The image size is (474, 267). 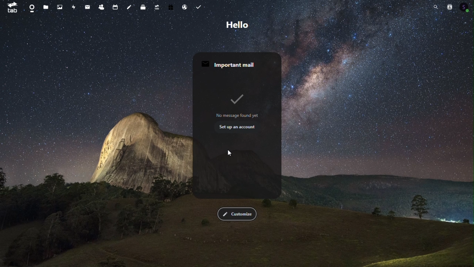 I want to click on Dashboard, so click(x=30, y=7).